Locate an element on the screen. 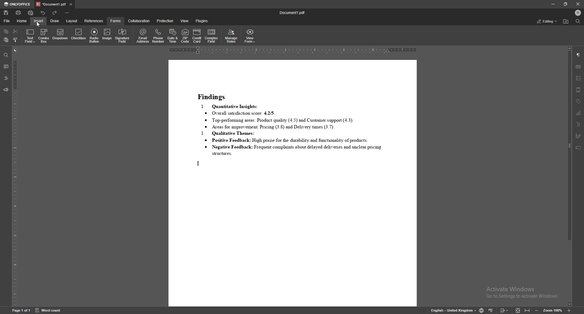 Image resolution: width=584 pixels, height=314 pixels. horizontal scale is located at coordinates (293, 51).